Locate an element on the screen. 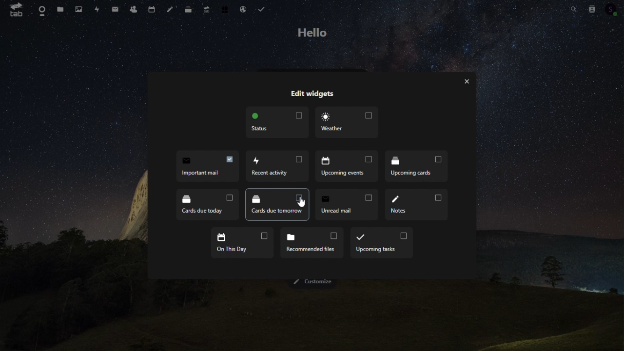  status is located at coordinates (278, 124).